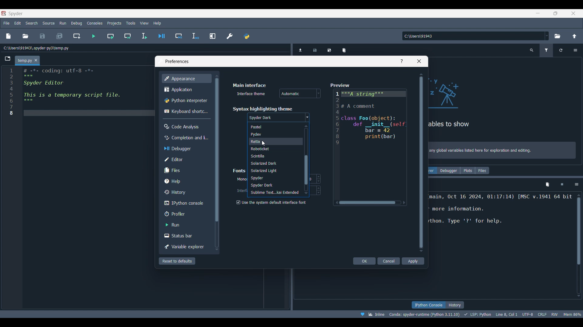 The height and width of the screenshot is (327, 583). I want to click on spyder dark, so click(278, 118).